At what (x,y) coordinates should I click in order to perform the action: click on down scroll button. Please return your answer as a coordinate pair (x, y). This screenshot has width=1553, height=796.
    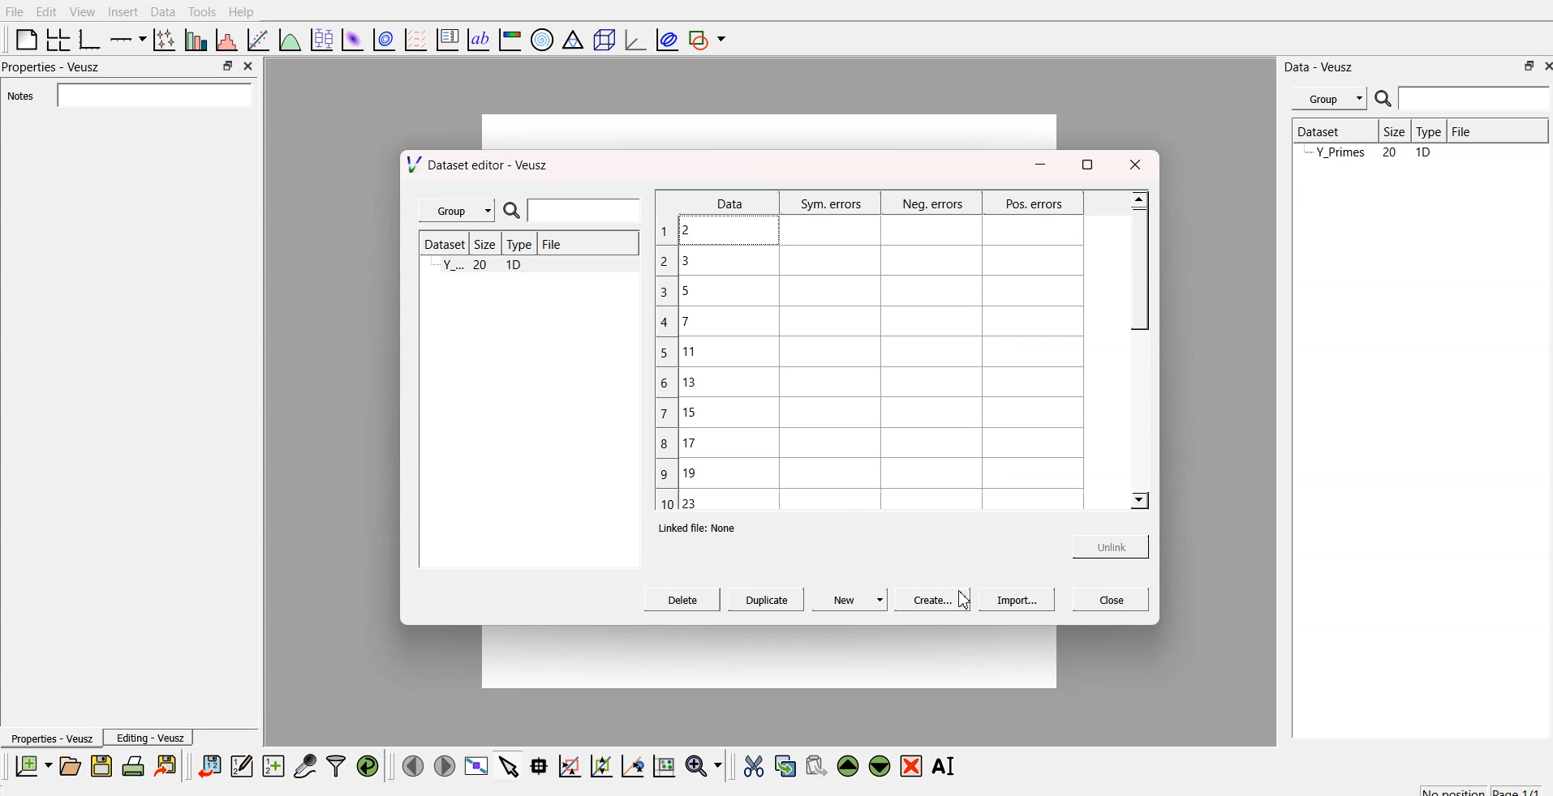
    Looking at the image, I should click on (1138, 502).